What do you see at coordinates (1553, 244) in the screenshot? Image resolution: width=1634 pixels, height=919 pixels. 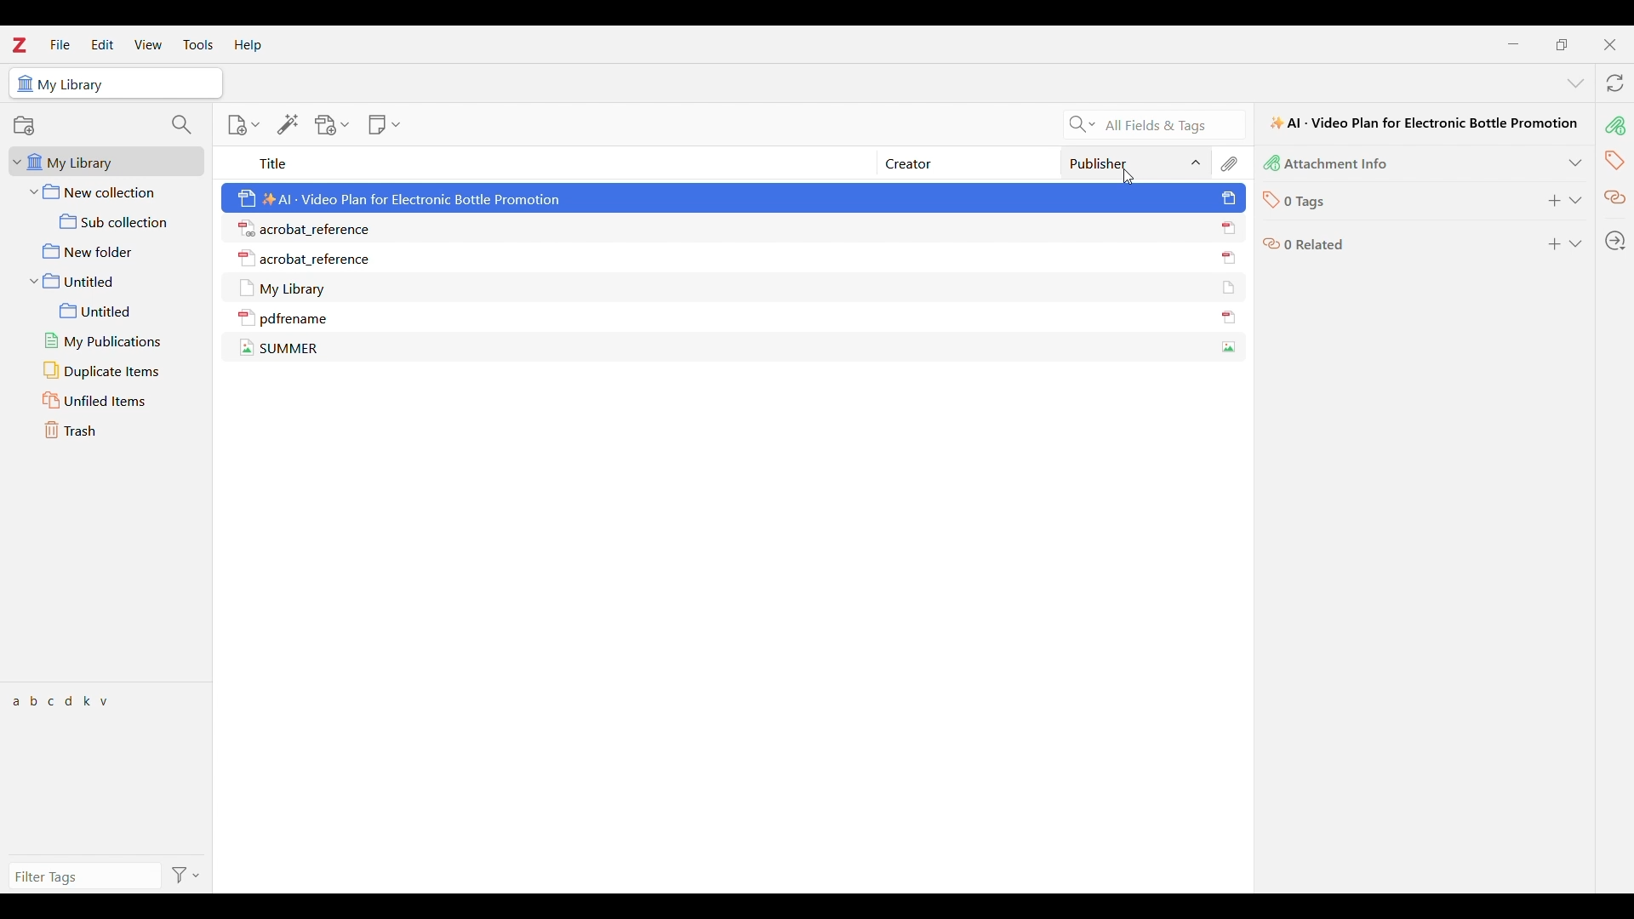 I see `Add Related` at bounding box center [1553, 244].